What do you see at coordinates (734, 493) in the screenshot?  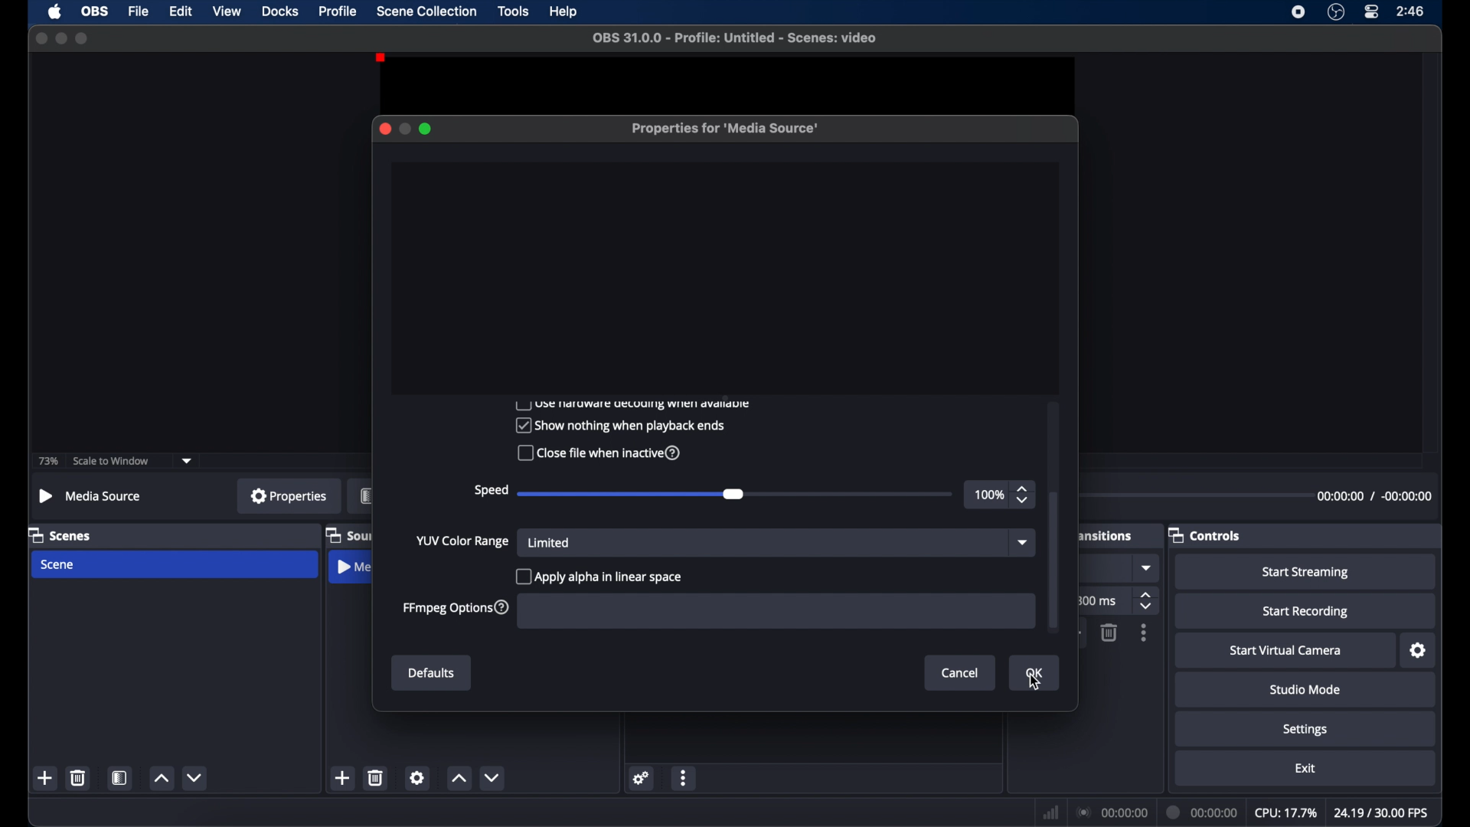 I see `slider` at bounding box center [734, 493].